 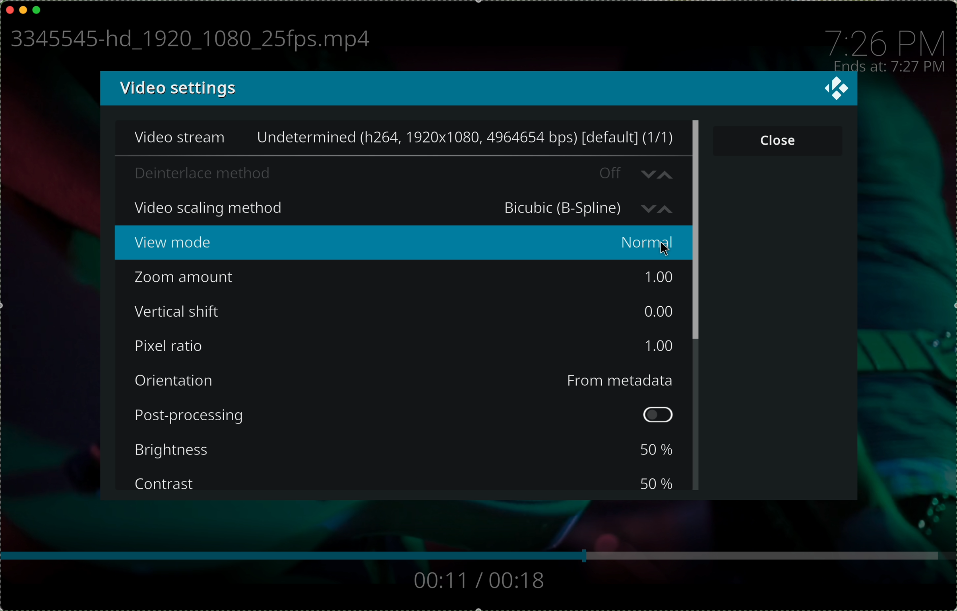 I want to click on time, so click(x=887, y=40).